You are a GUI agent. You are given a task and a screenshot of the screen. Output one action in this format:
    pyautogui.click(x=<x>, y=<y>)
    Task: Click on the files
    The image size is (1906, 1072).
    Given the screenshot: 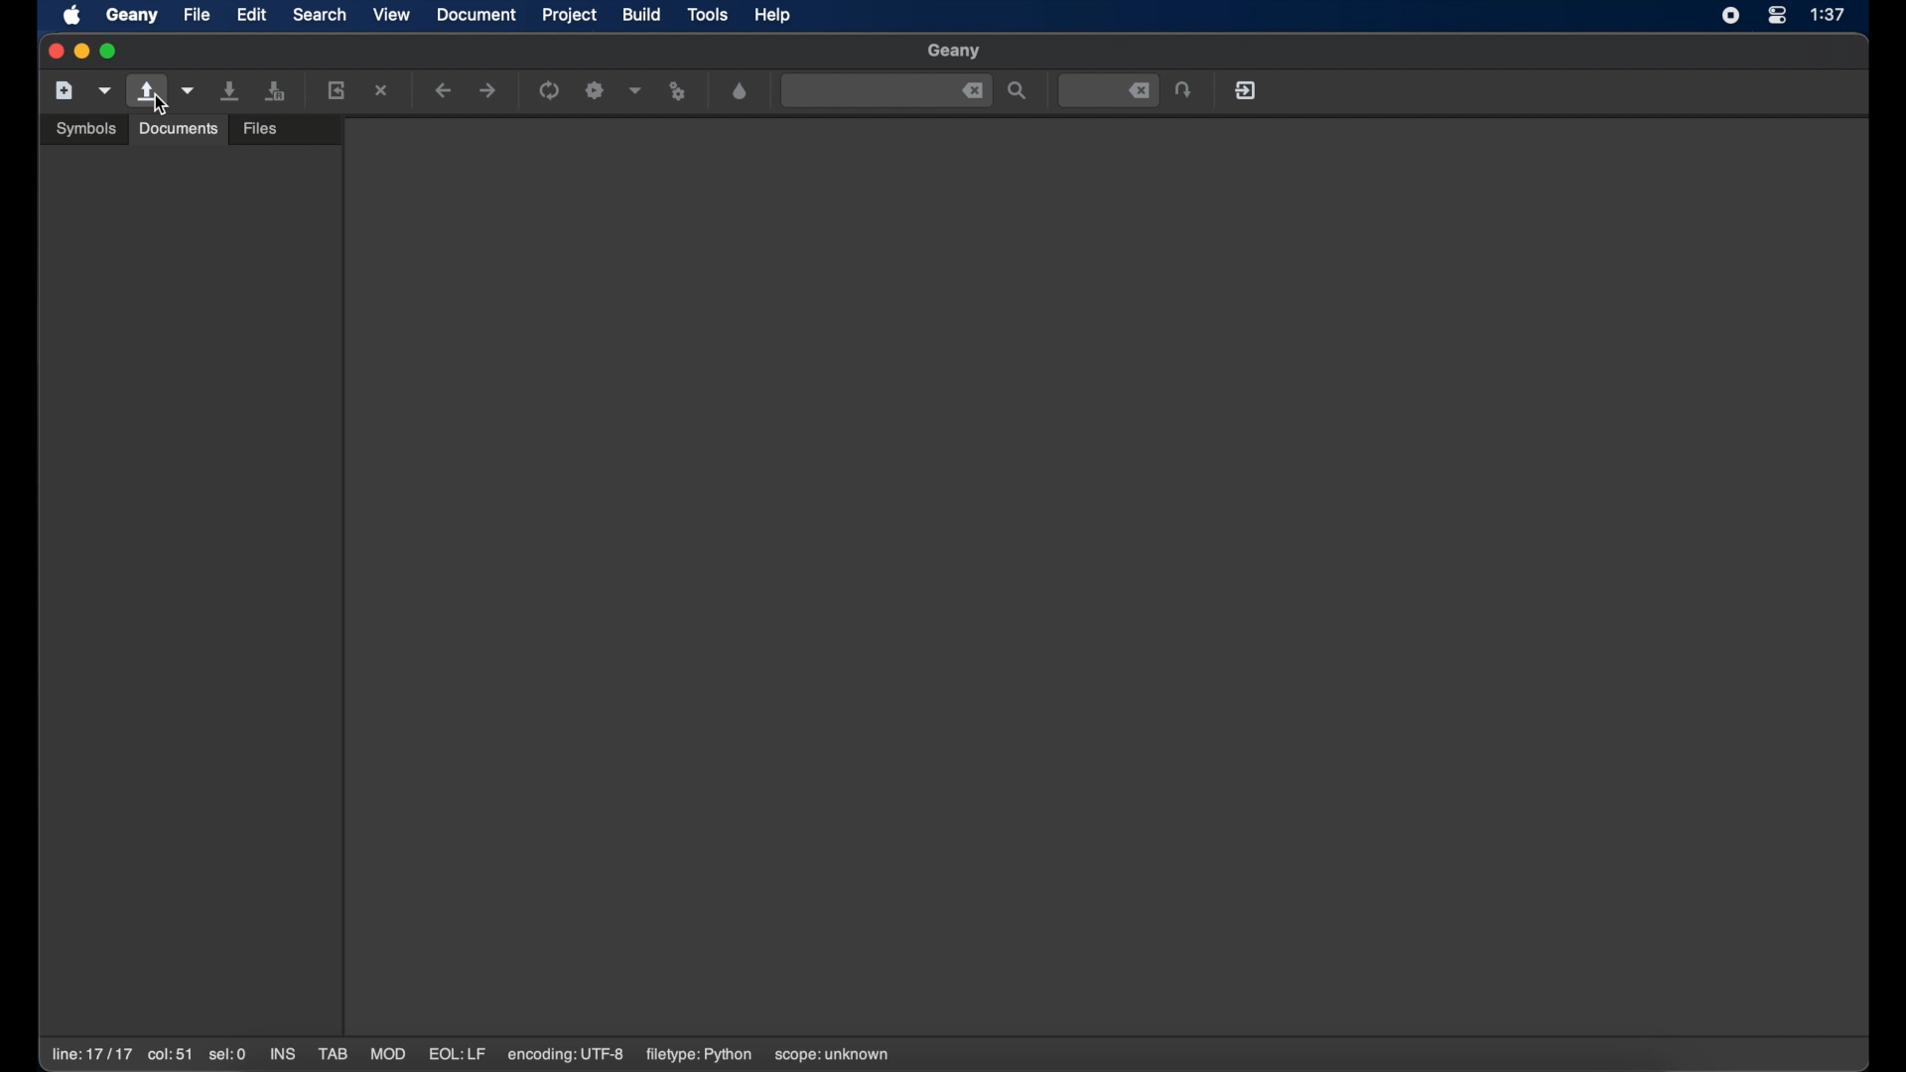 What is the action you would take?
    pyautogui.click(x=263, y=126)
    